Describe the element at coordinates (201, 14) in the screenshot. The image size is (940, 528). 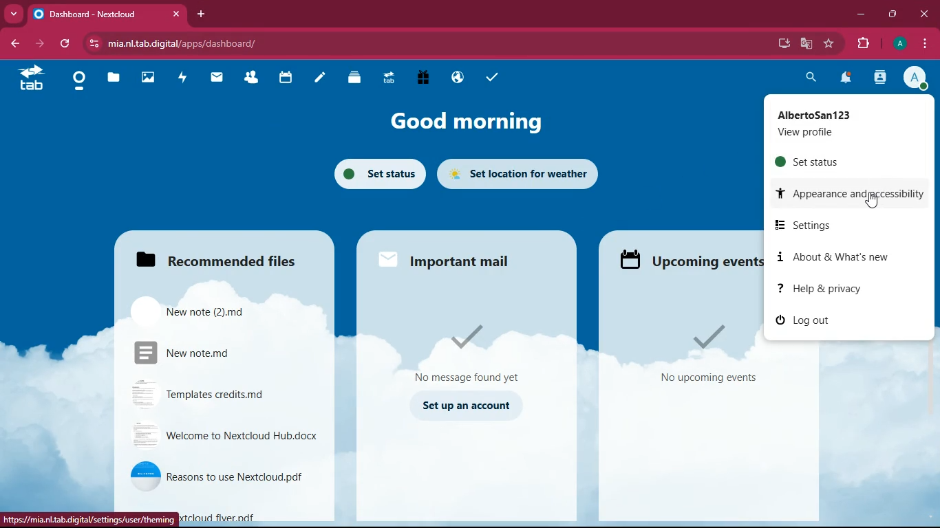
I see `add tab` at that location.